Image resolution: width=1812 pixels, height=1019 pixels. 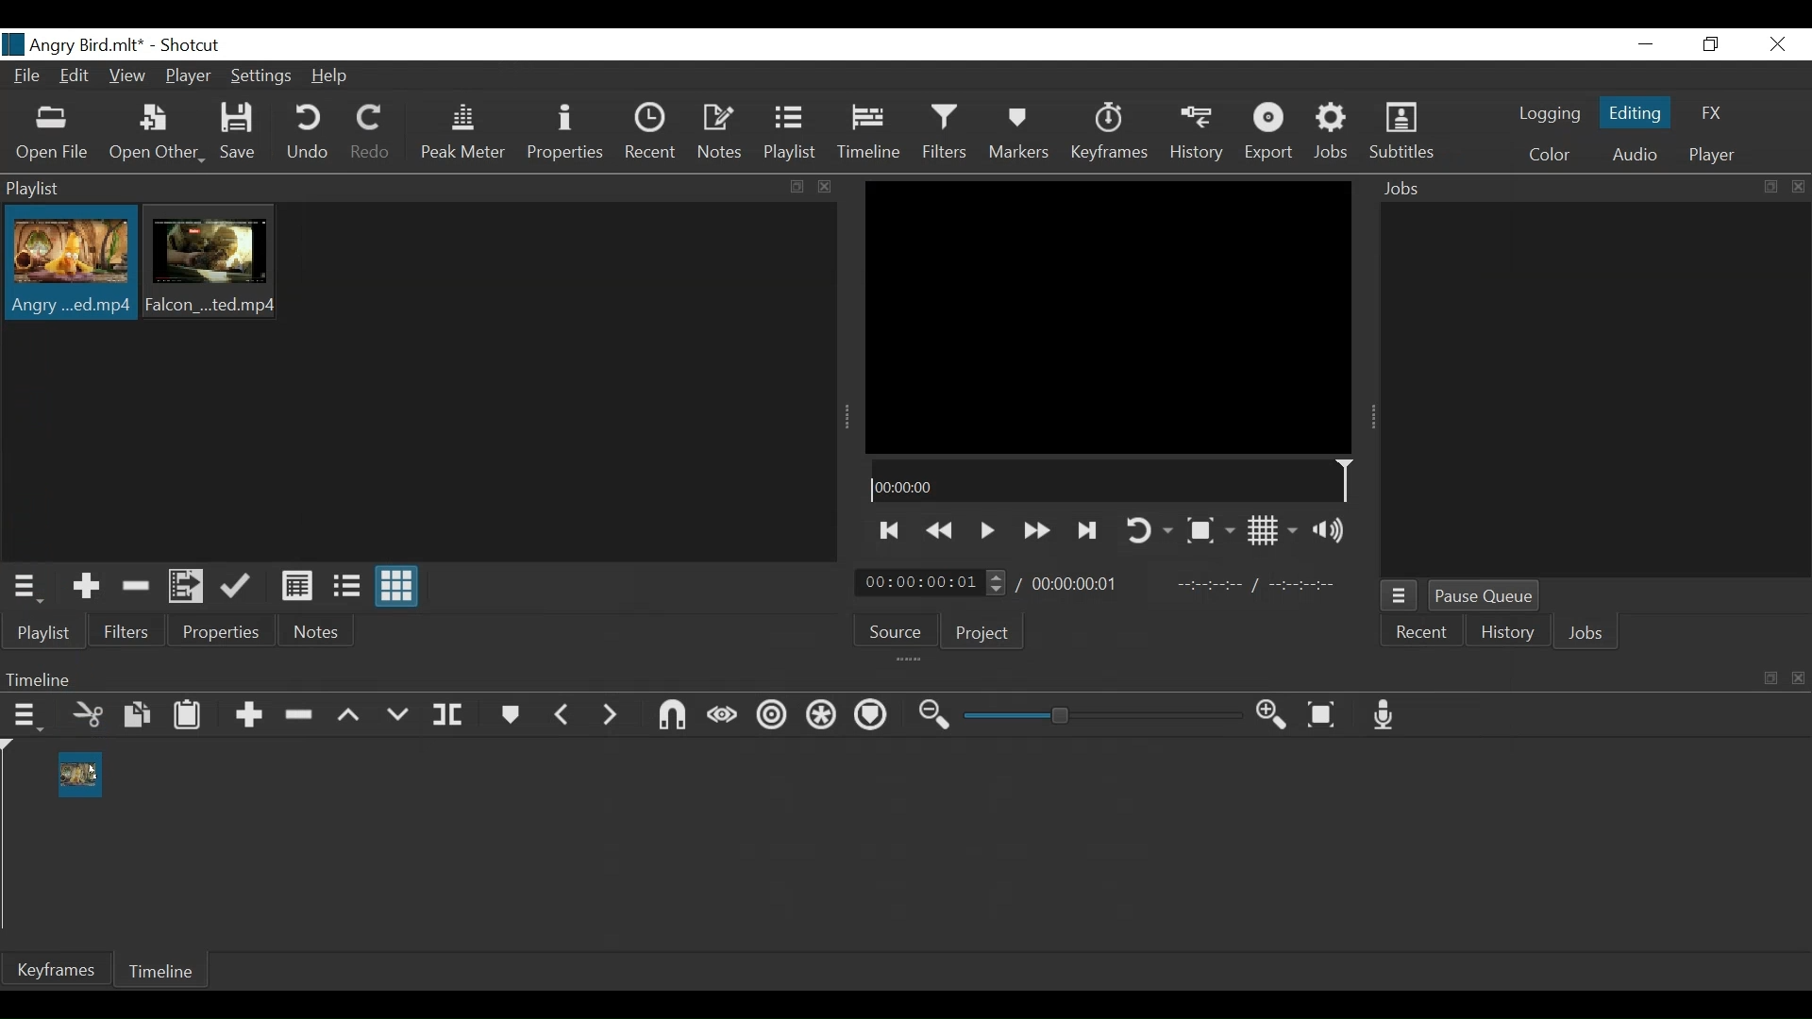 I want to click on Toggle player looping, so click(x=1150, y=531).